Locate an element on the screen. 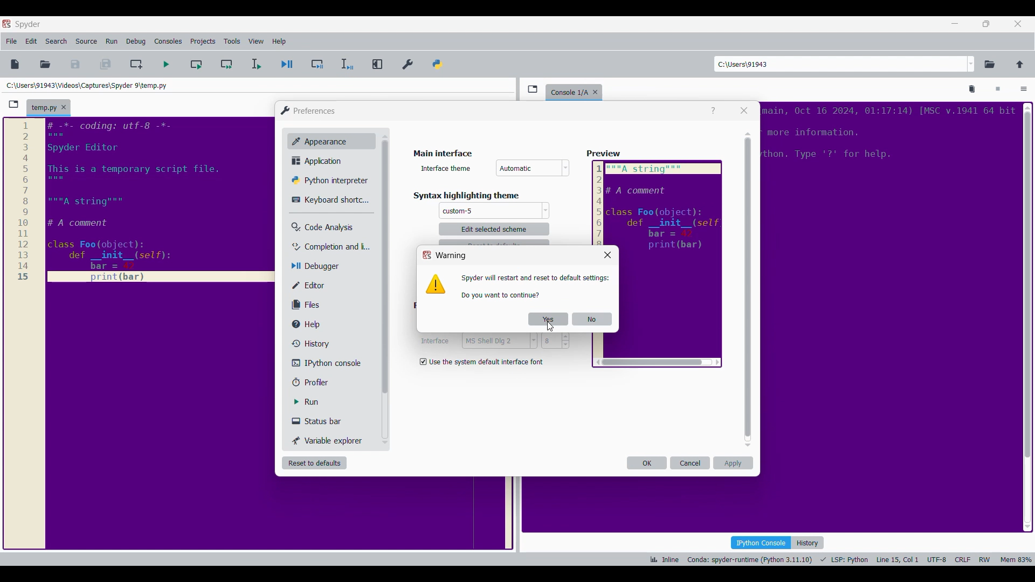 This screenshot has height=582, width=1035. Maximize current pane is located at coordinates (378, 64).